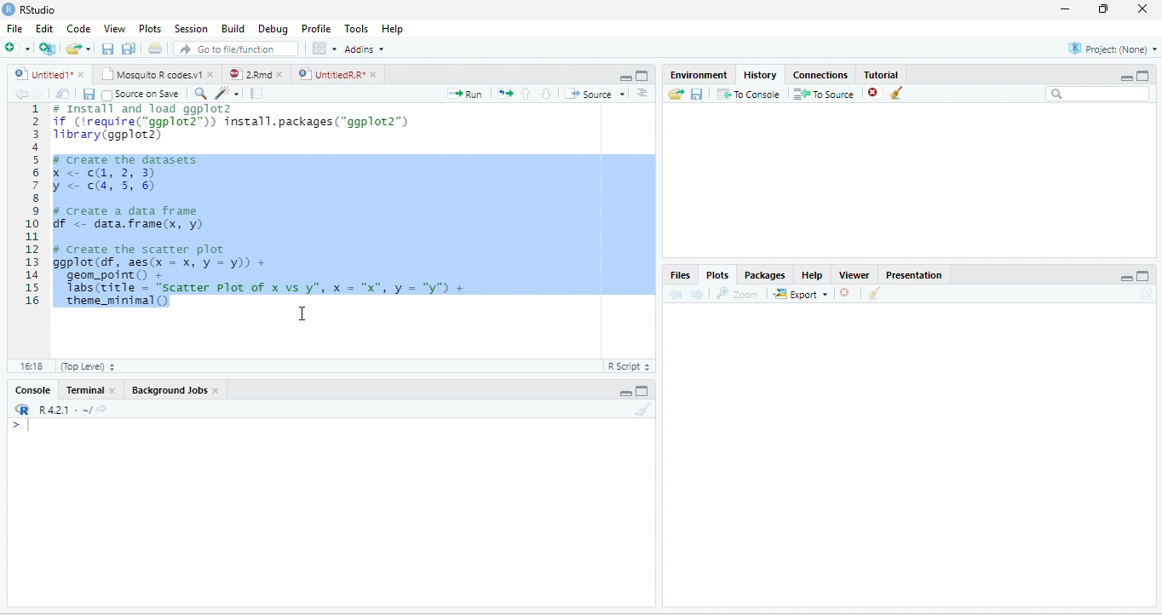 This screenshot has width=1162, height=615. Describe the element at coordinates (697, 95) in the screenshot. I see `Save history into a file` at that location.